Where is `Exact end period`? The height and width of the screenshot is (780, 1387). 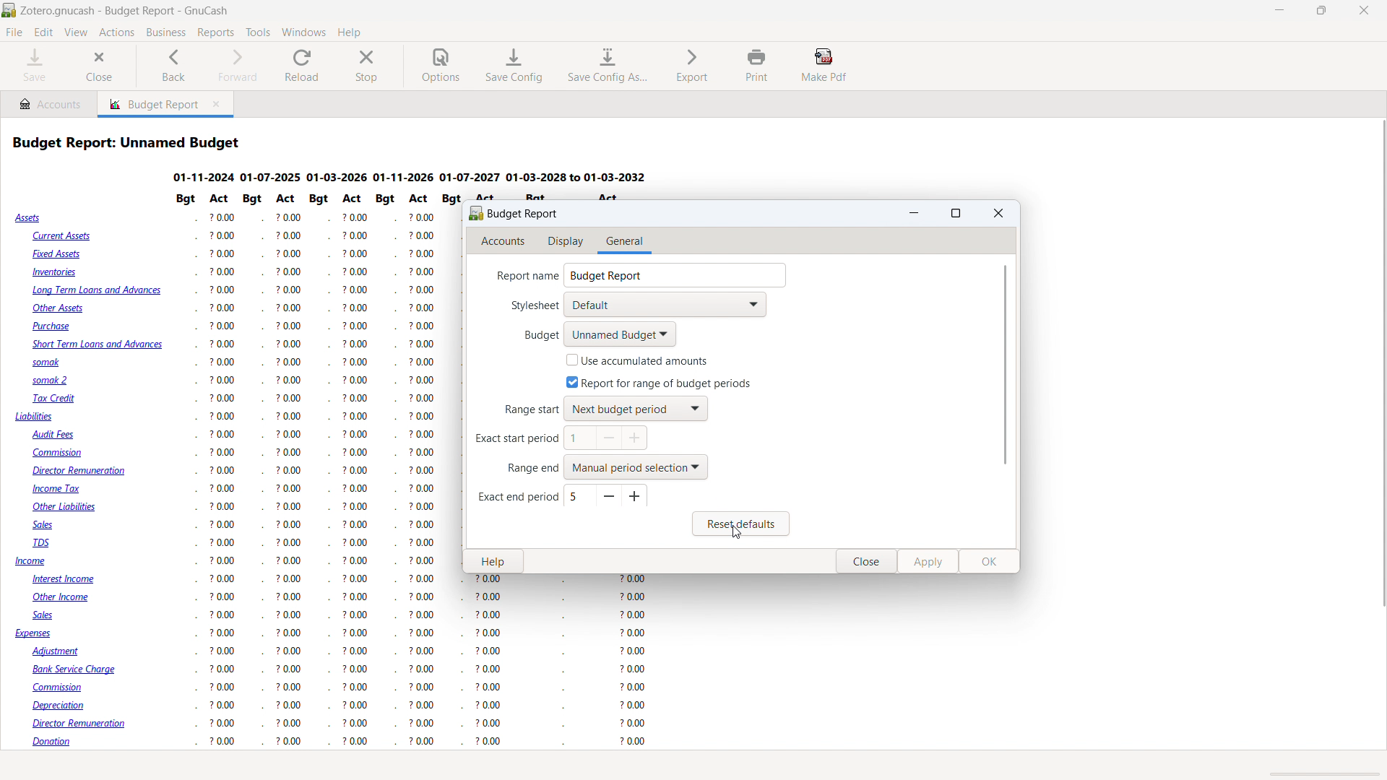 Exact end period is located at coordinates (516, 498).